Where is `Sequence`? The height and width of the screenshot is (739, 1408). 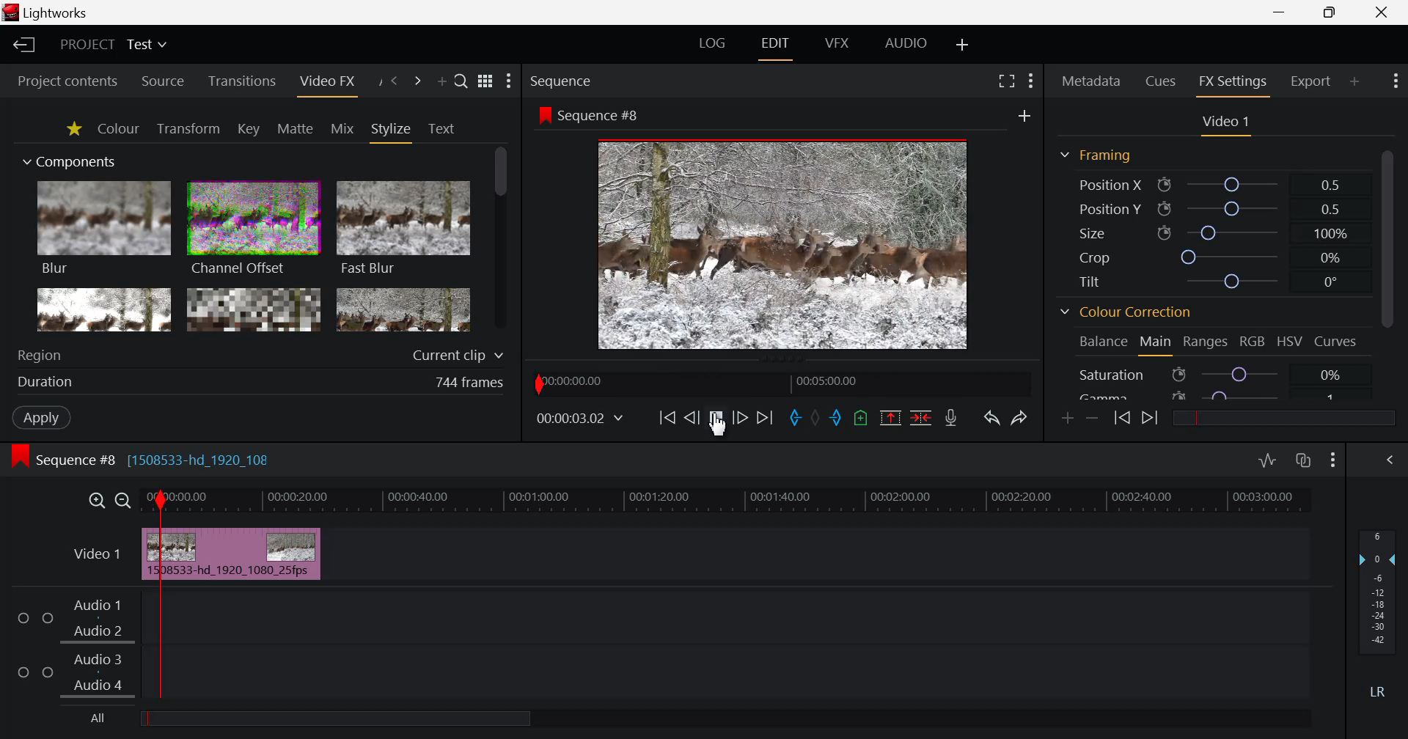 Sequence is located at coordinates (588, 80).